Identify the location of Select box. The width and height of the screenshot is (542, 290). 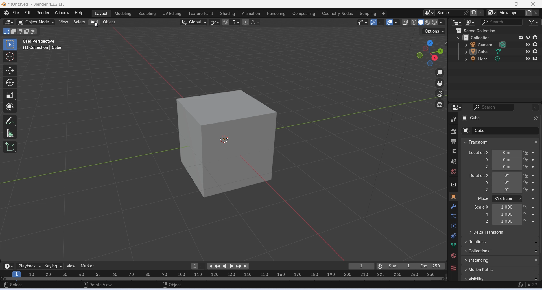
(10, 45).